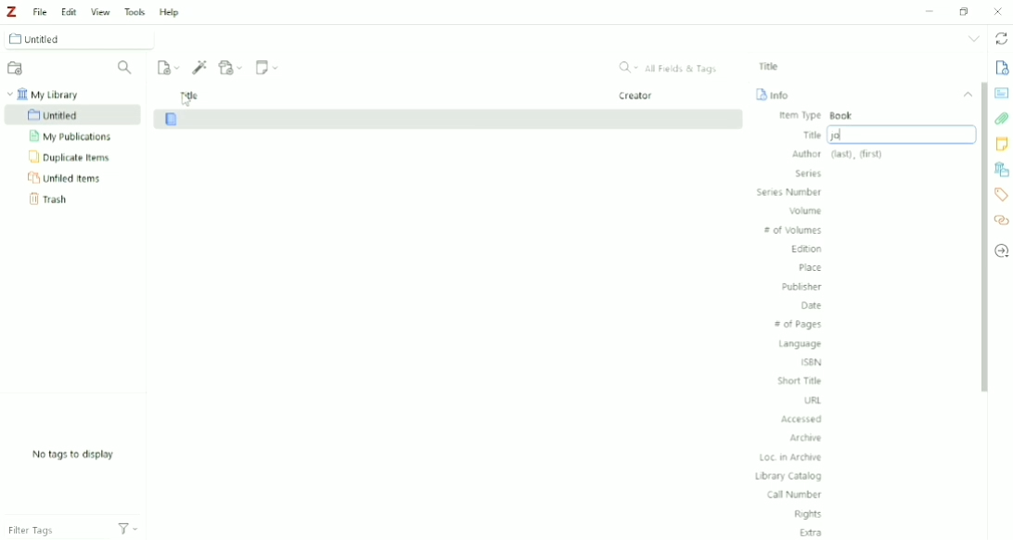 The width and height of the screenshot is (1013, 540). Describe the element at coordinates (232, 66) in the screenshot. I see `Add Attachment` at that location.